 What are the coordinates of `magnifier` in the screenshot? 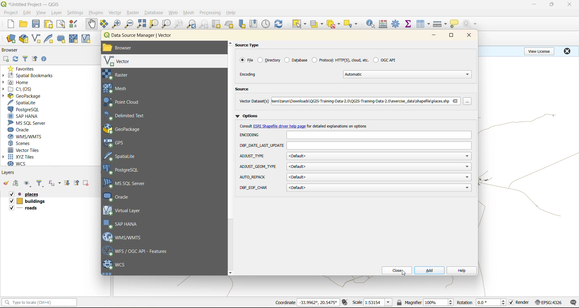 It's located at (438, 302).